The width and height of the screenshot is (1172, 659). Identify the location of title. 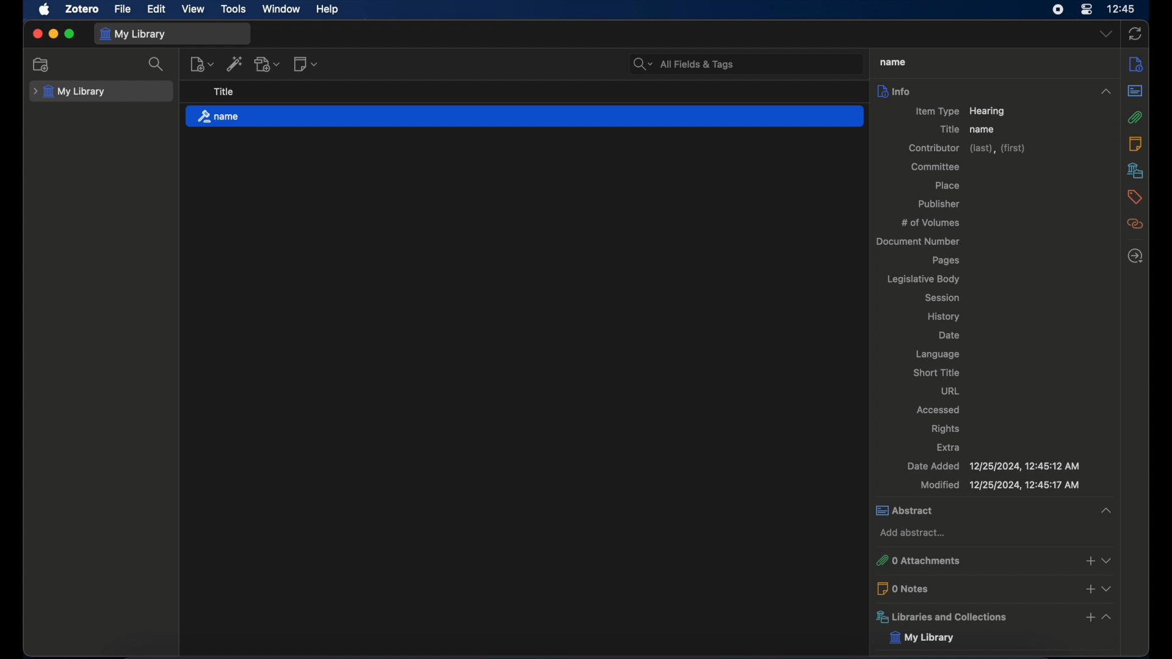
(224, 91).